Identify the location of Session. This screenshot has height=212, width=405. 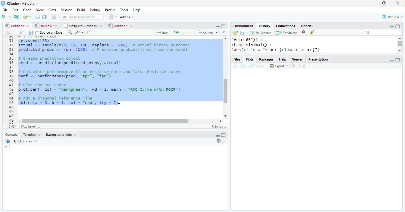
(66, 10).